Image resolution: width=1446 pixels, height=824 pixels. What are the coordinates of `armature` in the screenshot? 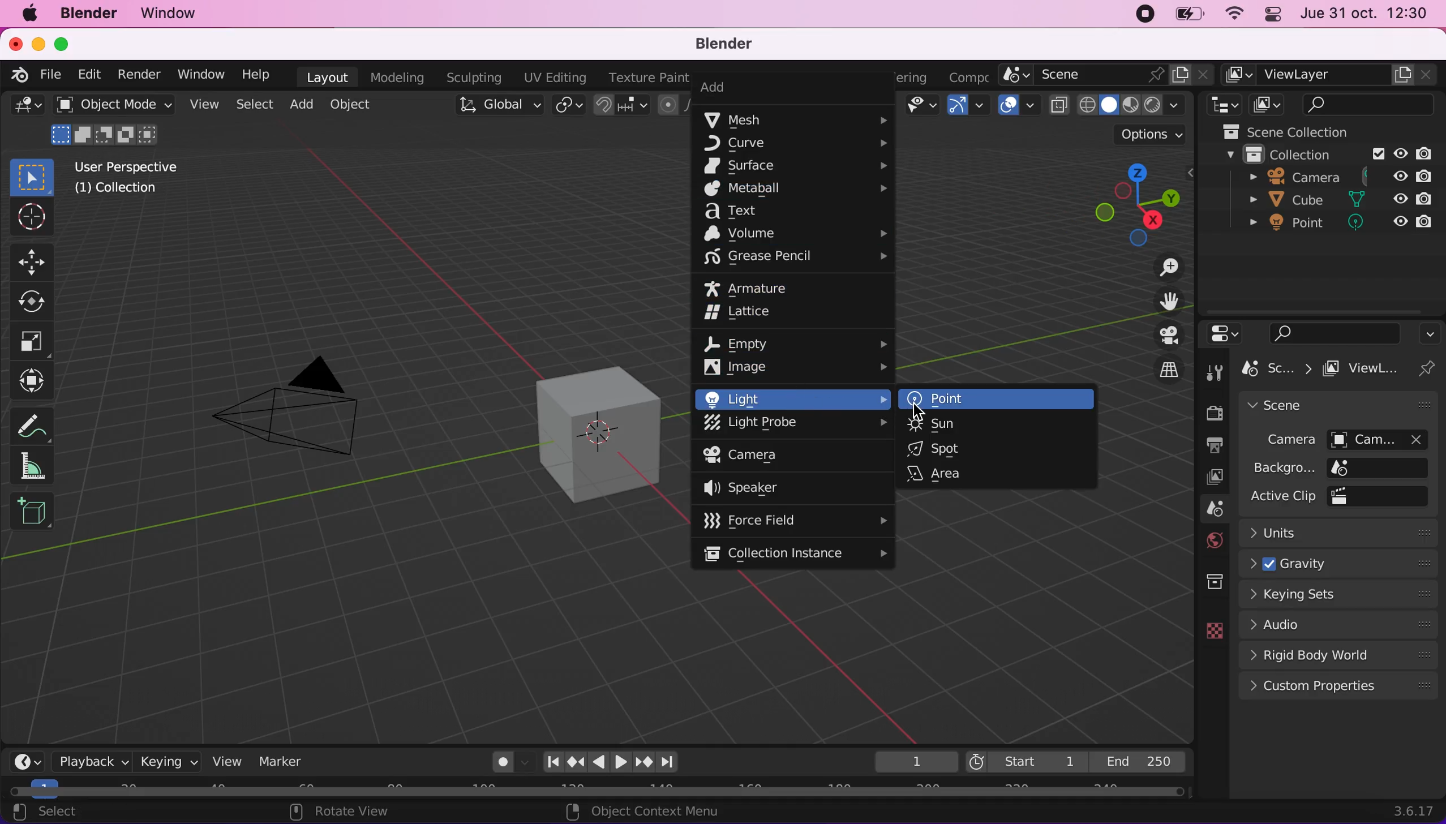 It's located at (768, 287).